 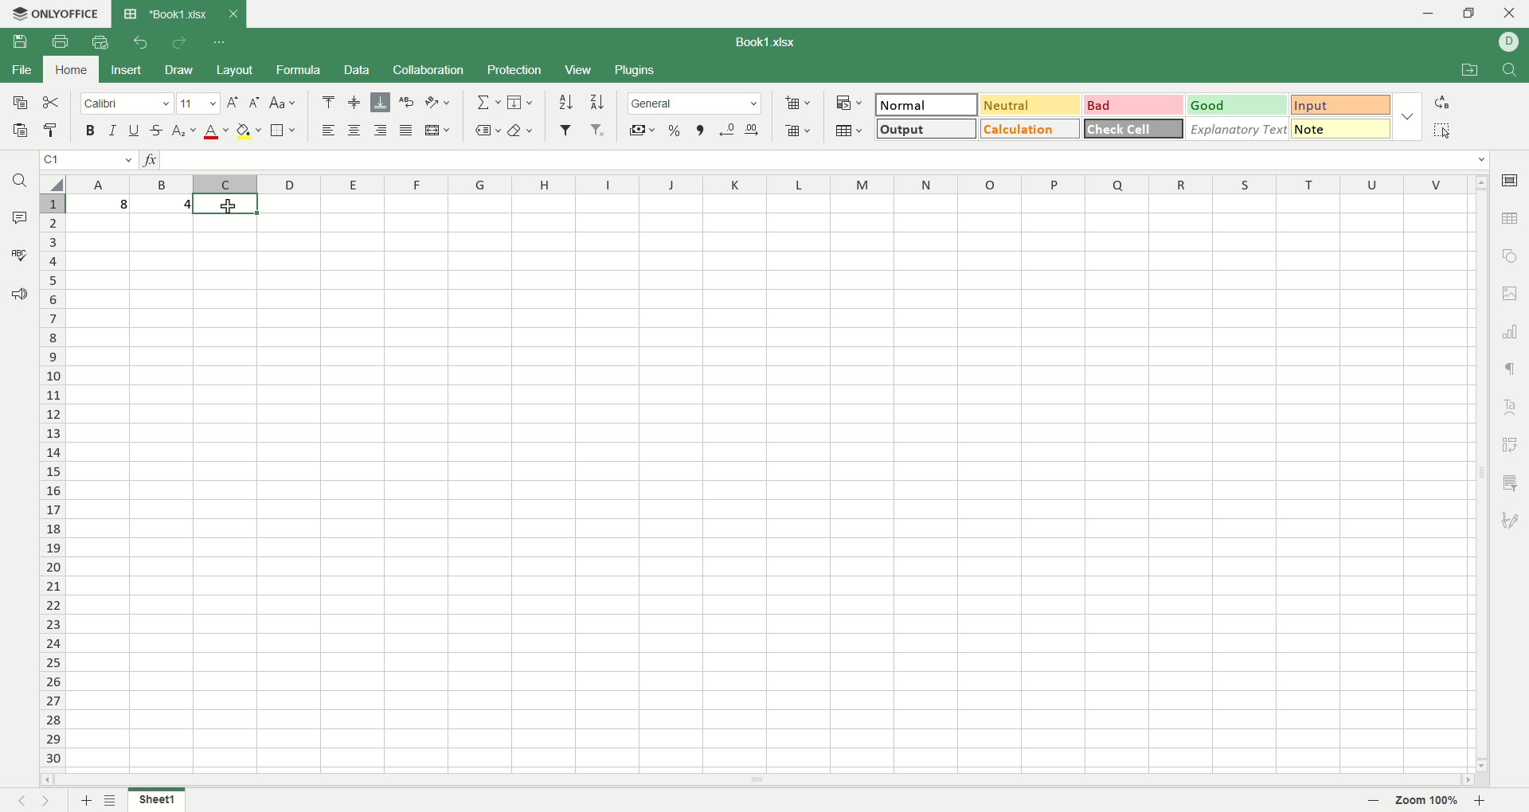 What do you see at coordinates (186, 131) in the screenshot?
I see `subscript` at bounding box center [186, 131].